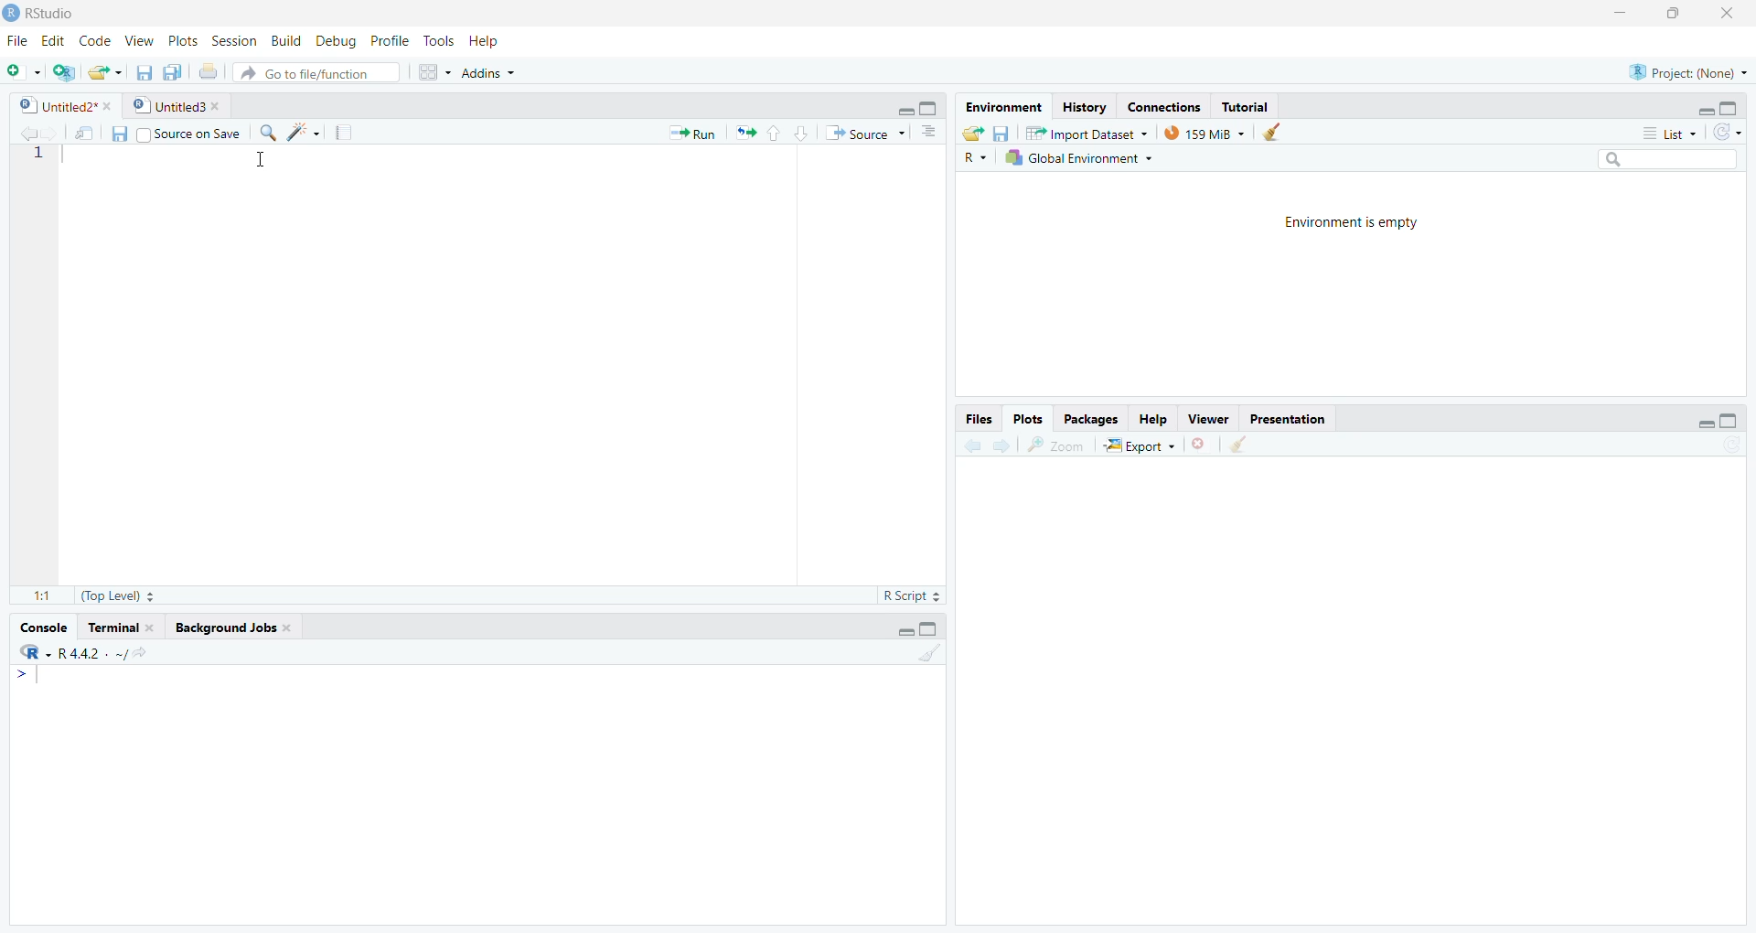  I want to click on Minimize, so click(904, 112).